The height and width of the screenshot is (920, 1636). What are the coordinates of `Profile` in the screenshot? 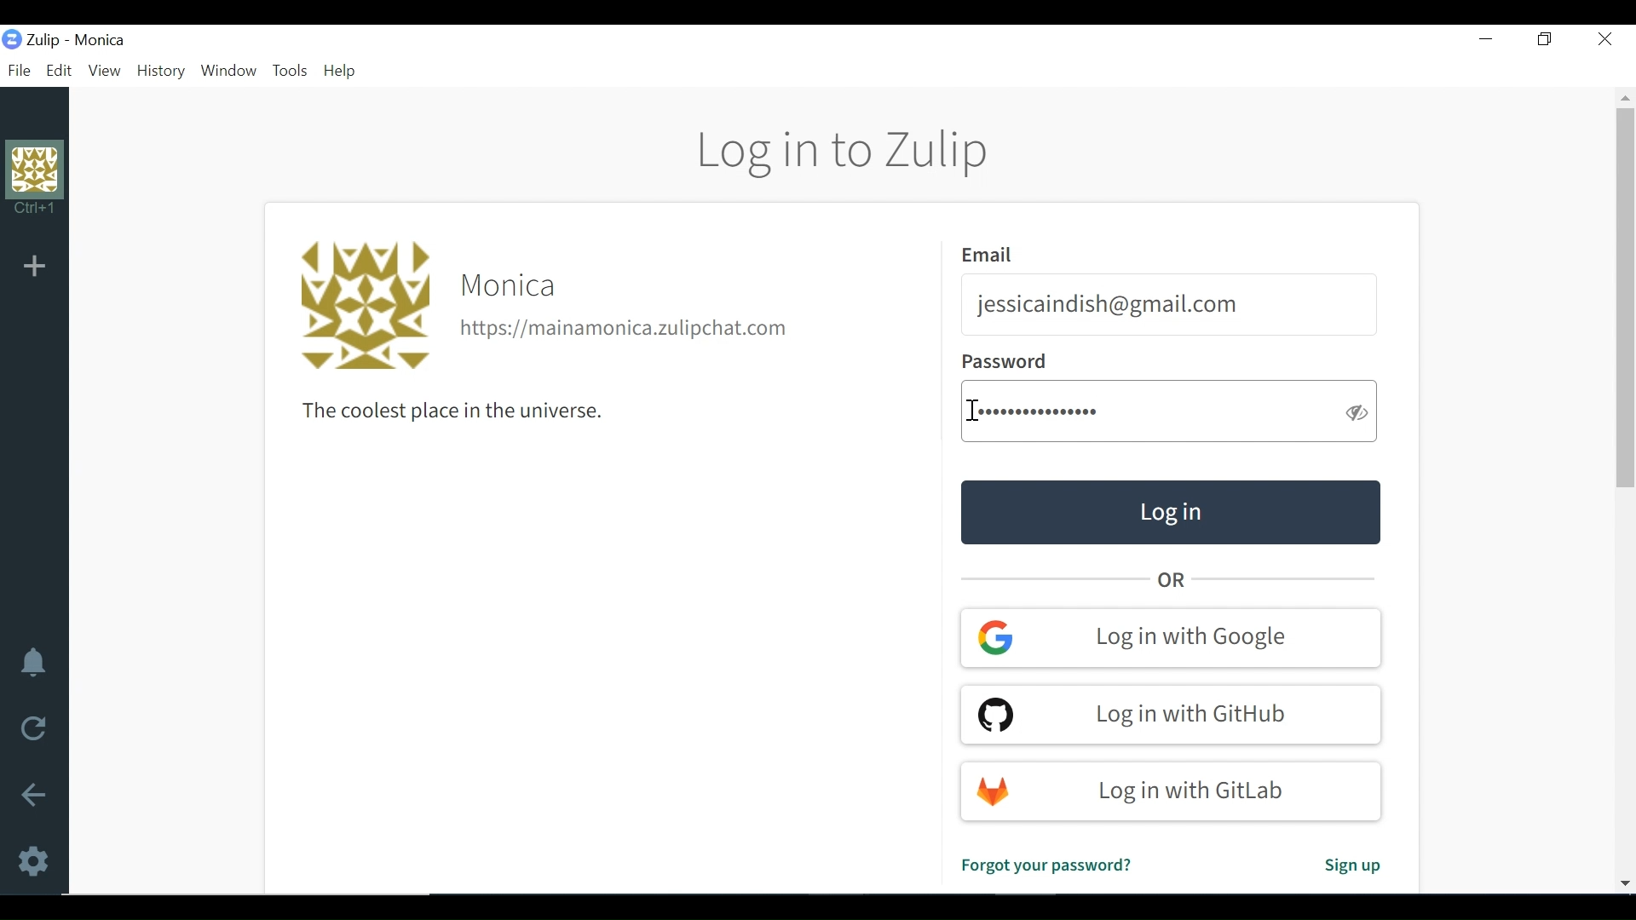 It's located at (35, 183).